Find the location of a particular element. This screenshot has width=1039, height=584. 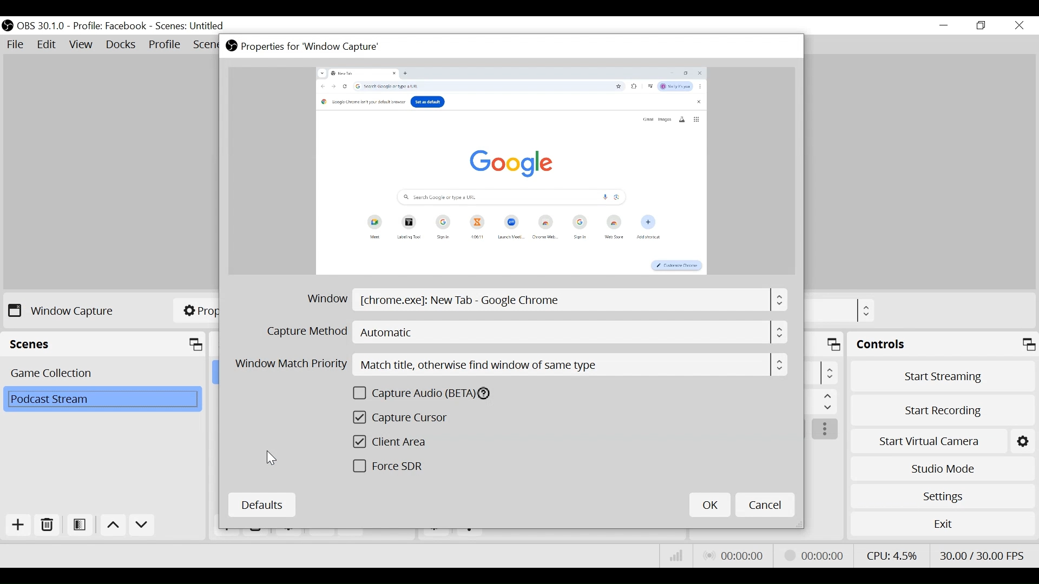

Bitrate is located at coordinates (675, 555).